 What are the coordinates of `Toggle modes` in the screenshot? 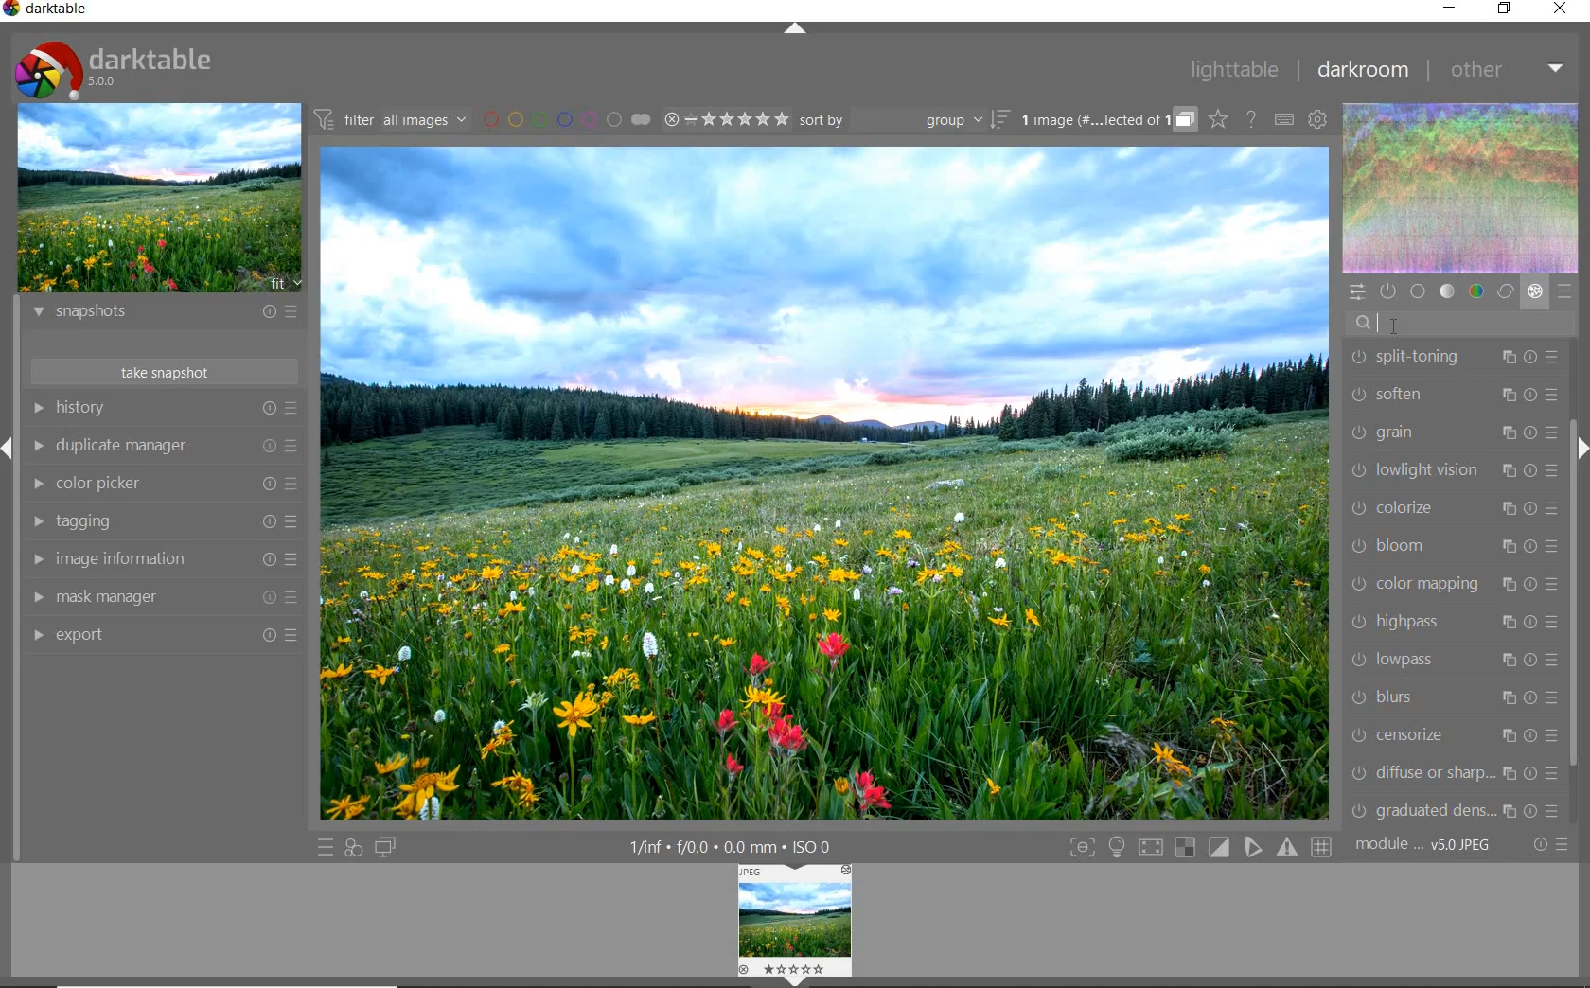 It's located at (1200, 848).